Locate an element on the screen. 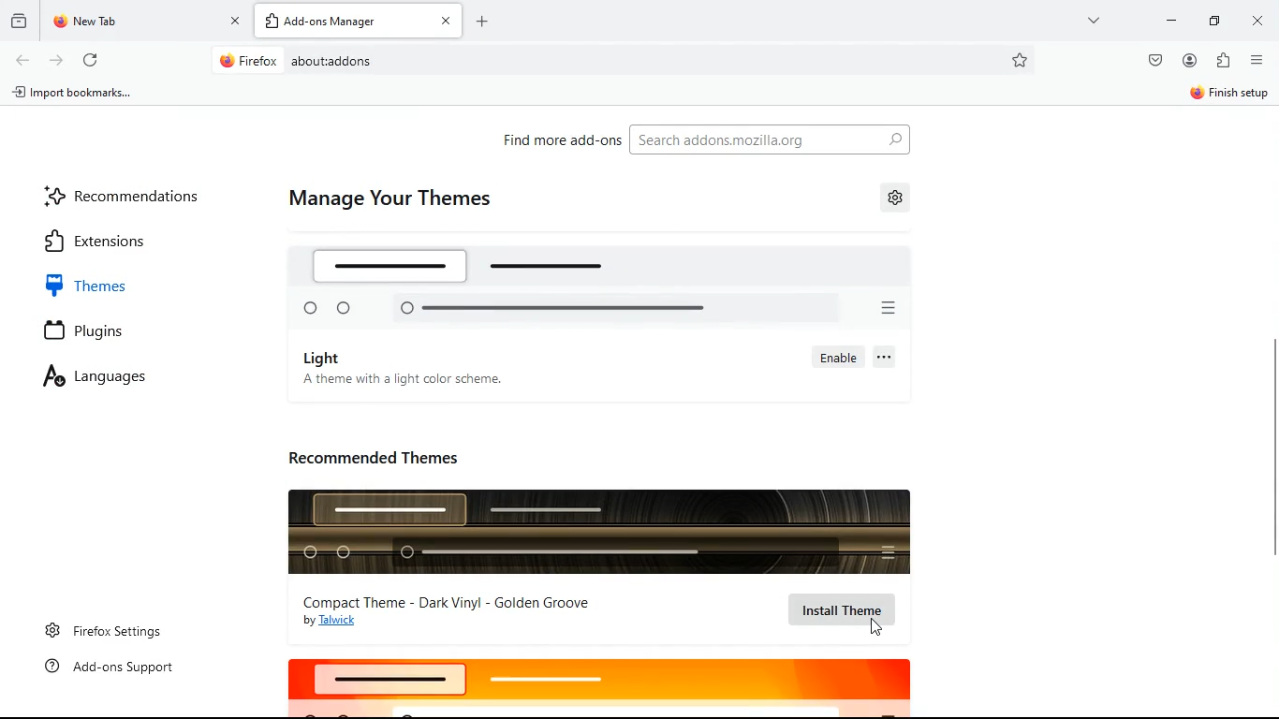 The width and height of the screenshot is (1279, 719). find more add-ons is located at coordinates (555, 139).